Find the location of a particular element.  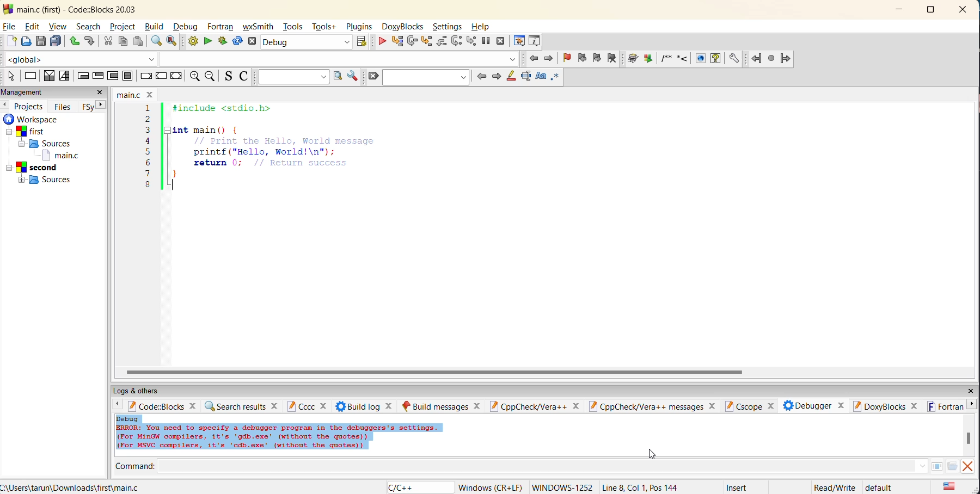

projects is located at coordinates (29, 106).